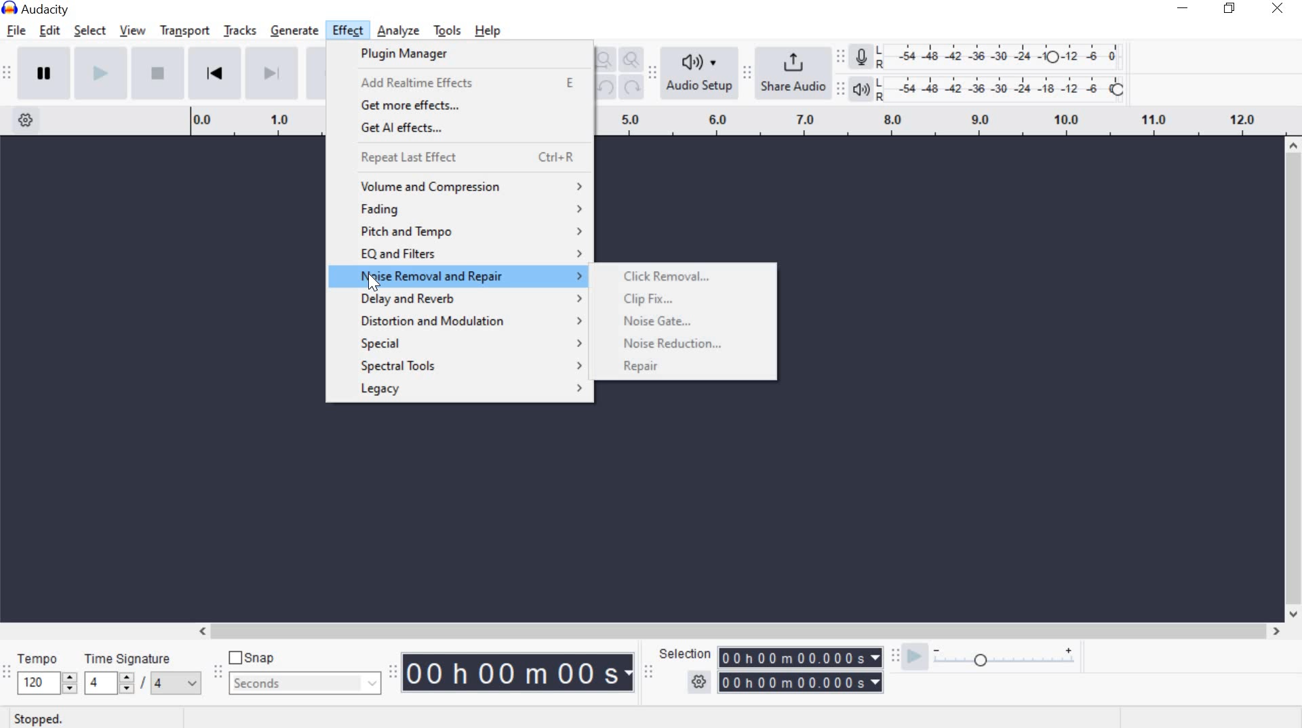 Image resolution: width=1302 pixels, height=728 pixels. Describe the element at coordinates (1228, 7) in the screenshot. I see `restore down` at that location.